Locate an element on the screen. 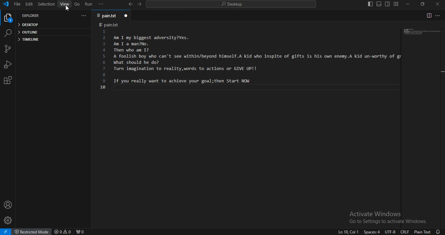 The image size is (445, 235). ... is located at coordinates (438, 16).